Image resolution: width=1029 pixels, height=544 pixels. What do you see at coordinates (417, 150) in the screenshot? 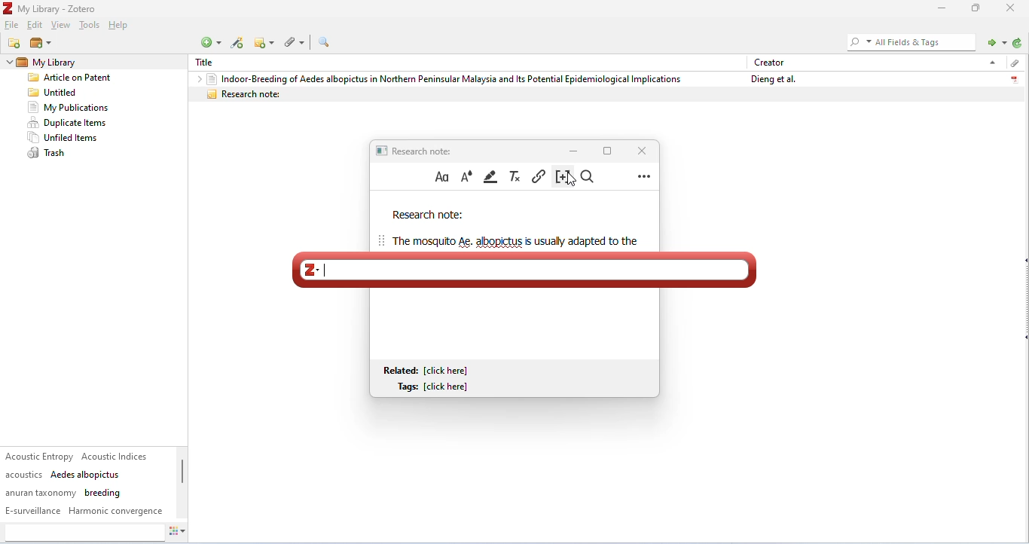
I see `research note` at bounding box center [417, 150].